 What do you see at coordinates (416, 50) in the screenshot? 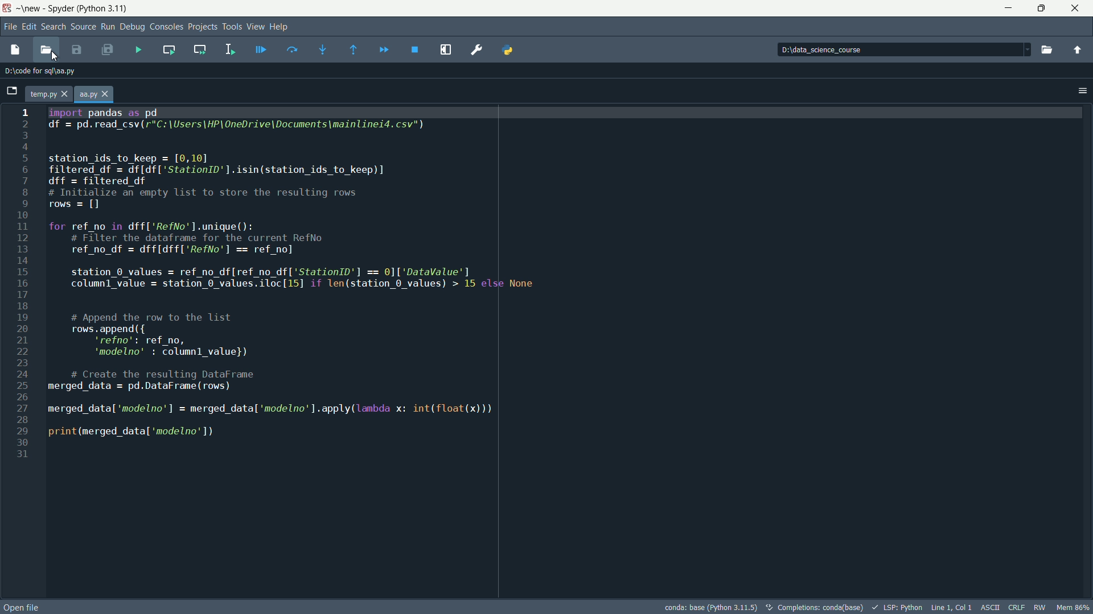
I see `stop debugging` at bounding box center [416, 50].